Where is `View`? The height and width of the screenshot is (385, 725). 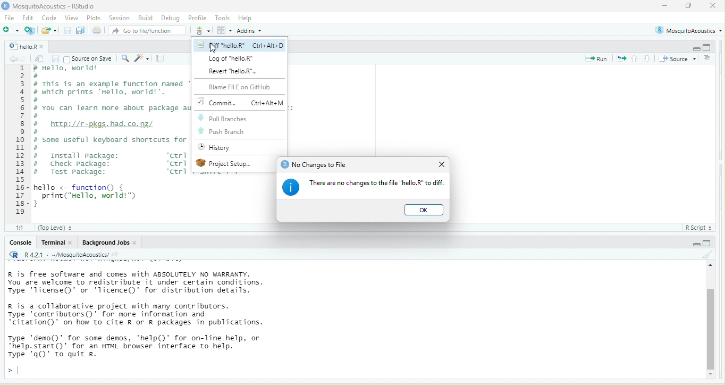 View is located at coordinates (69, 18).